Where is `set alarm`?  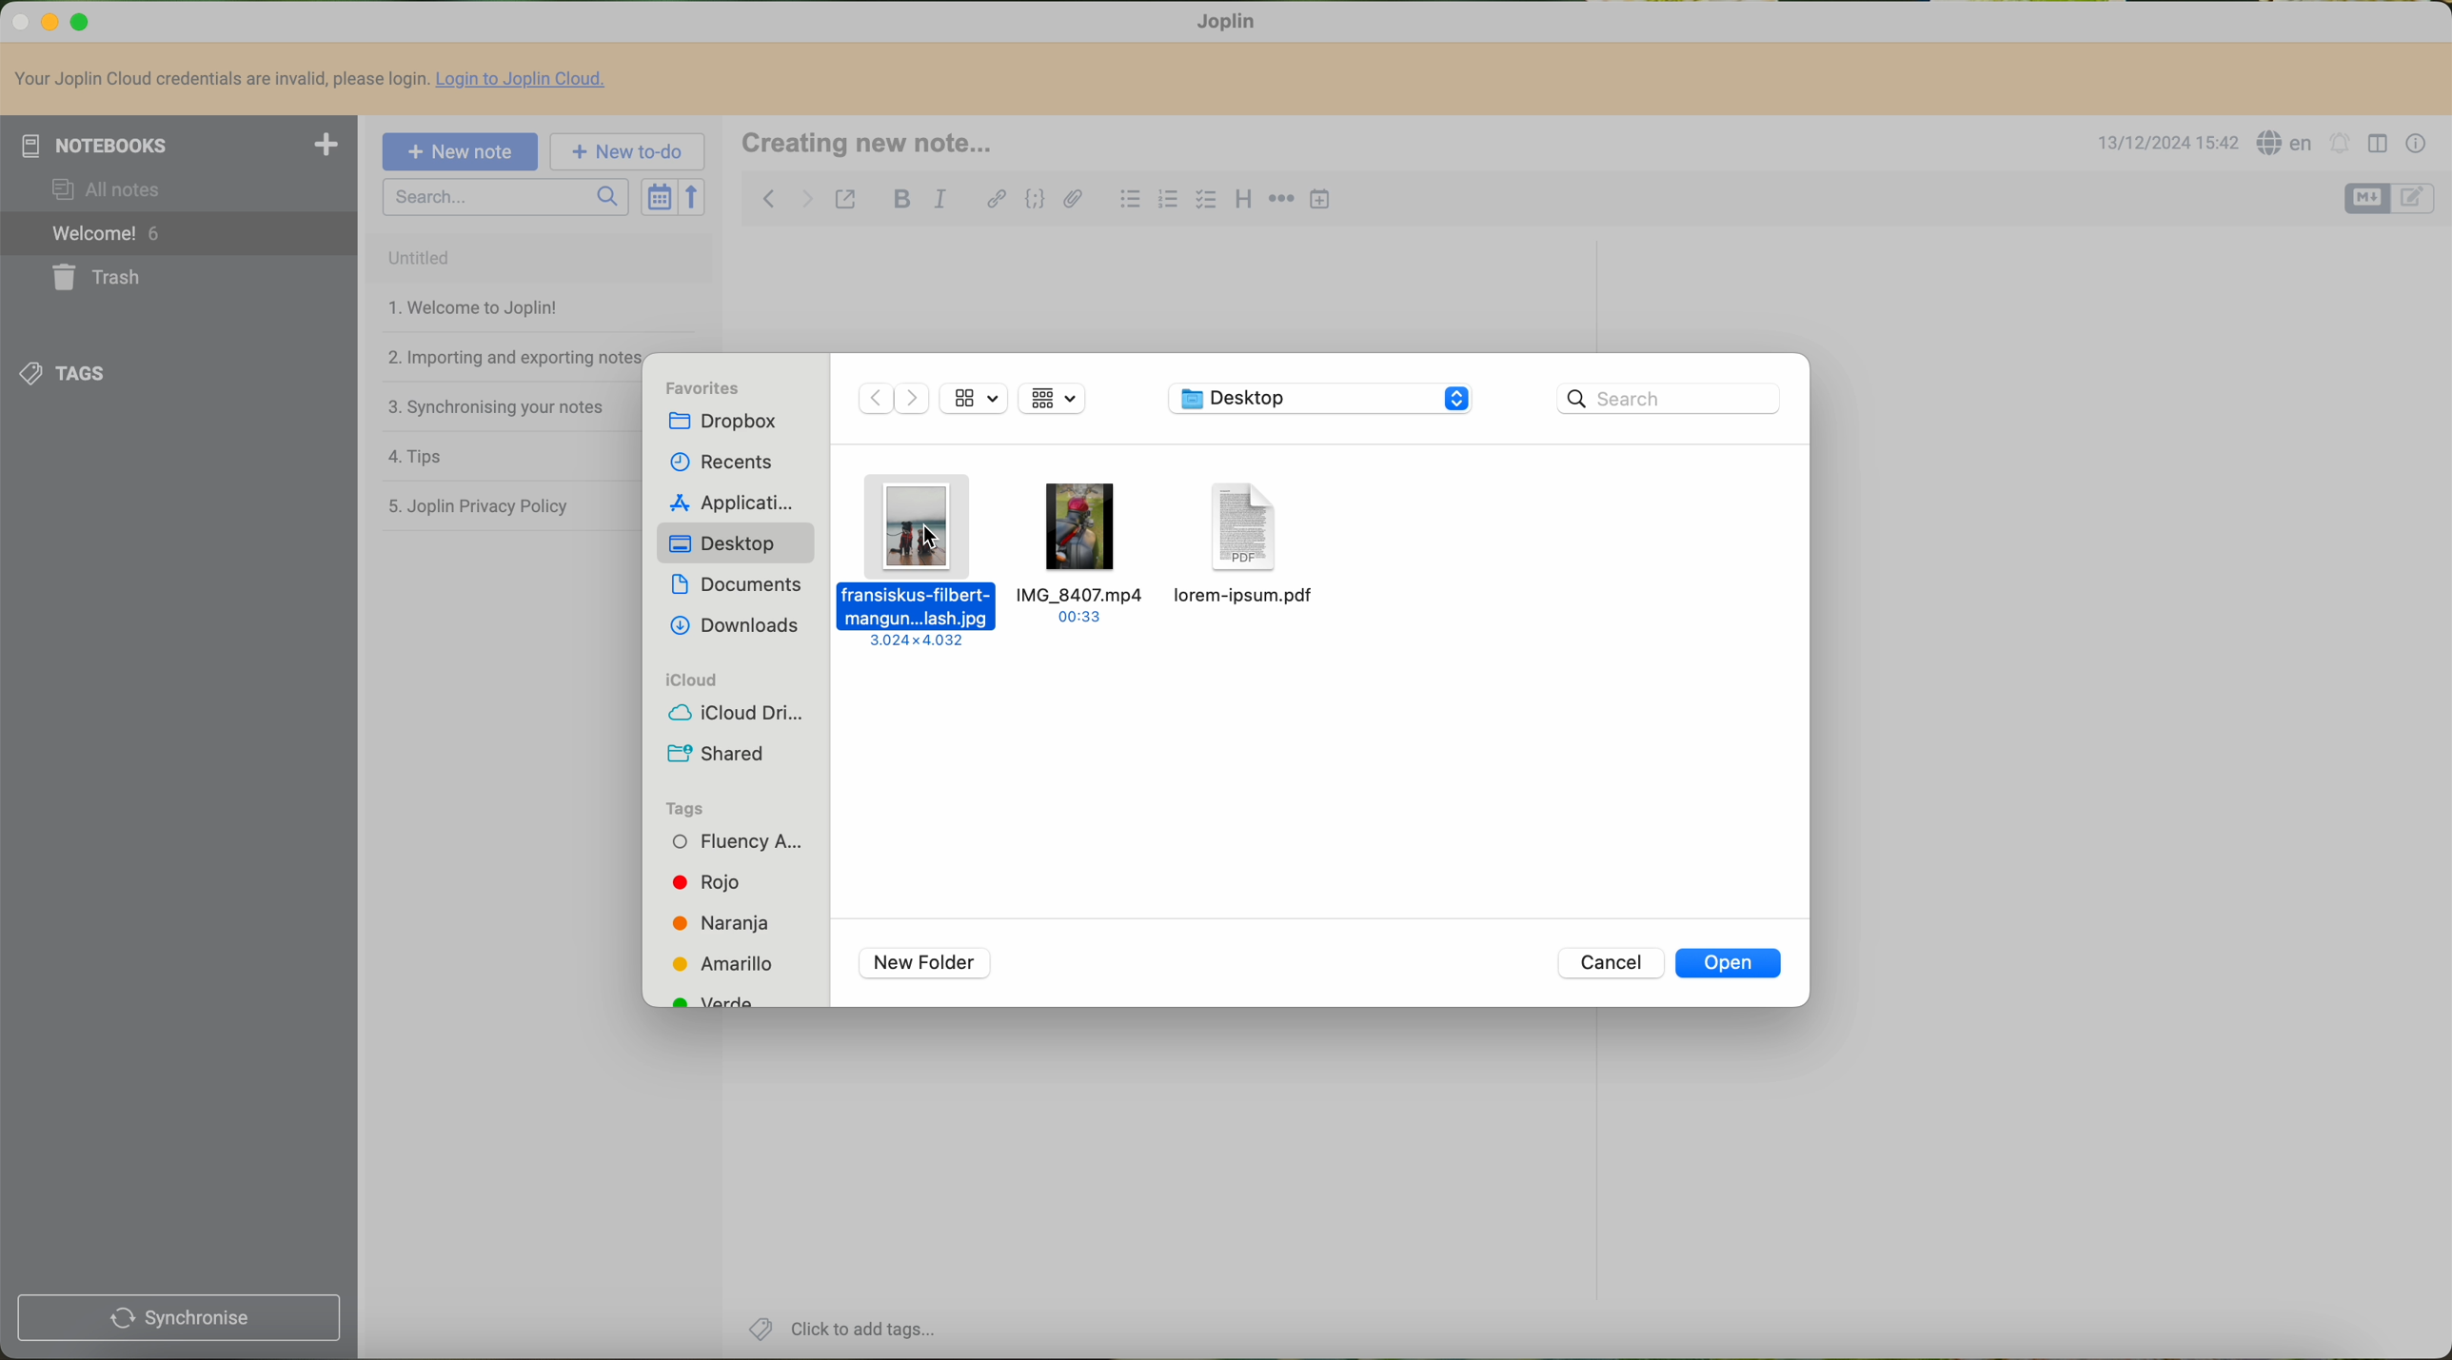
set alarm is located at coordinates (2340, 145).